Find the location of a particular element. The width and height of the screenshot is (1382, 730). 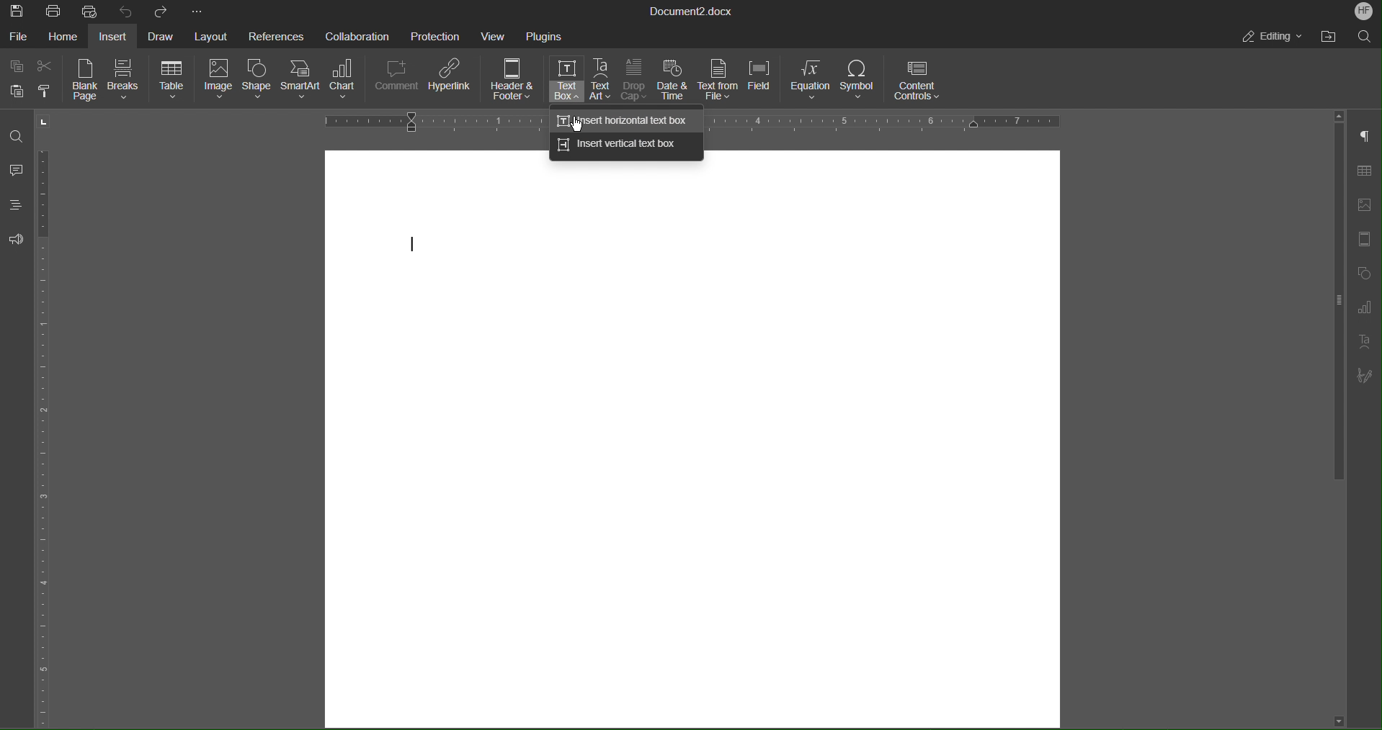

Copy Style is located at coordinates (50, 91).